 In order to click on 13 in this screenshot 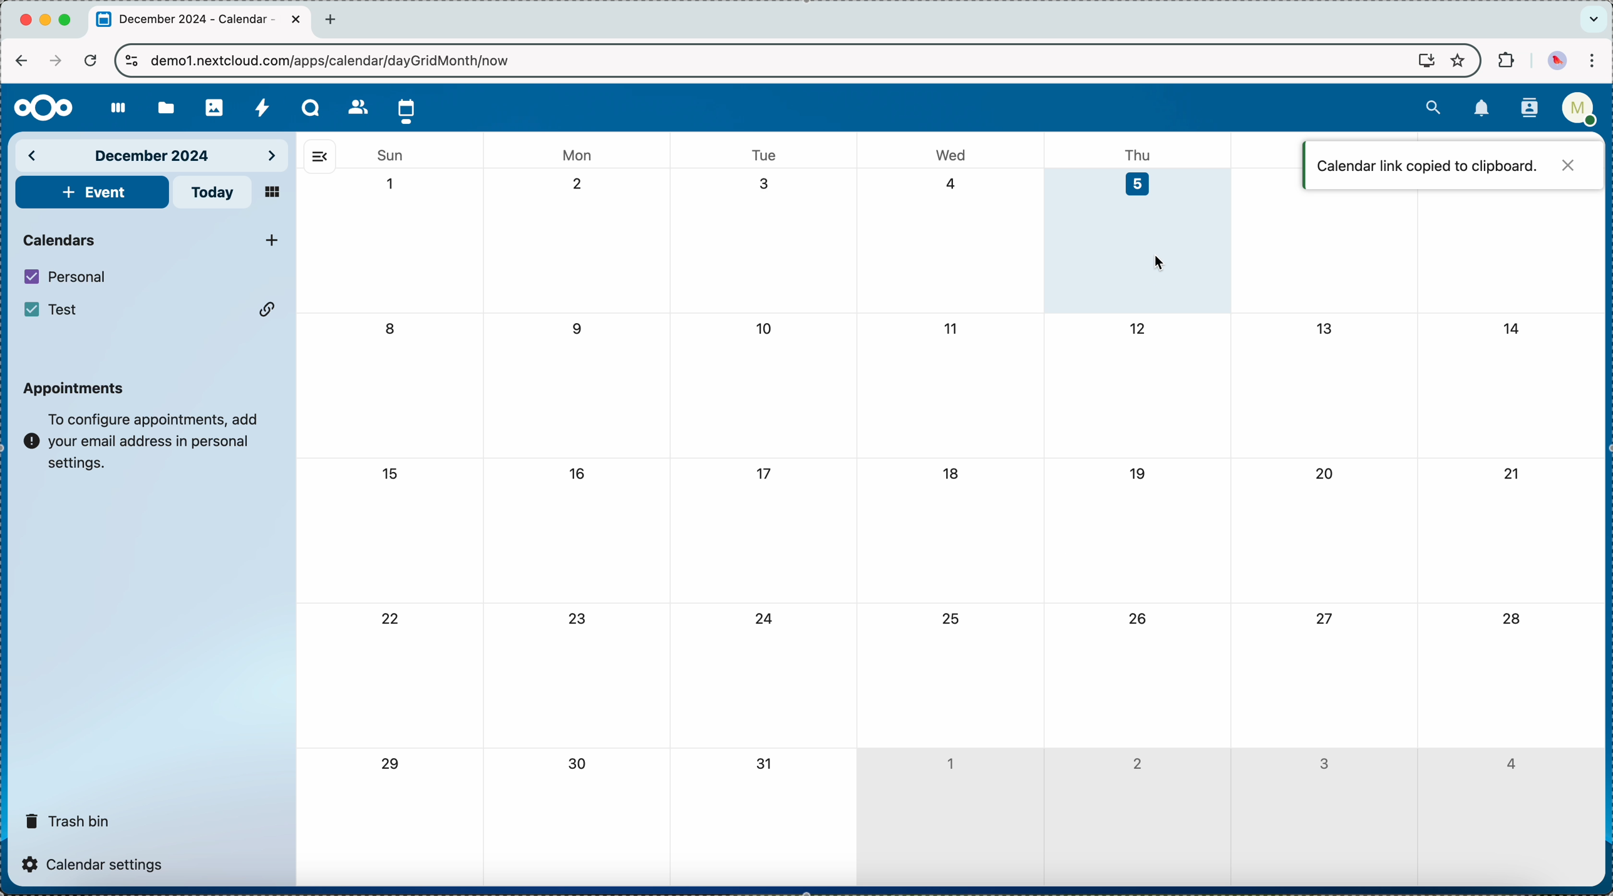, I will do `click(1324, 327)`.